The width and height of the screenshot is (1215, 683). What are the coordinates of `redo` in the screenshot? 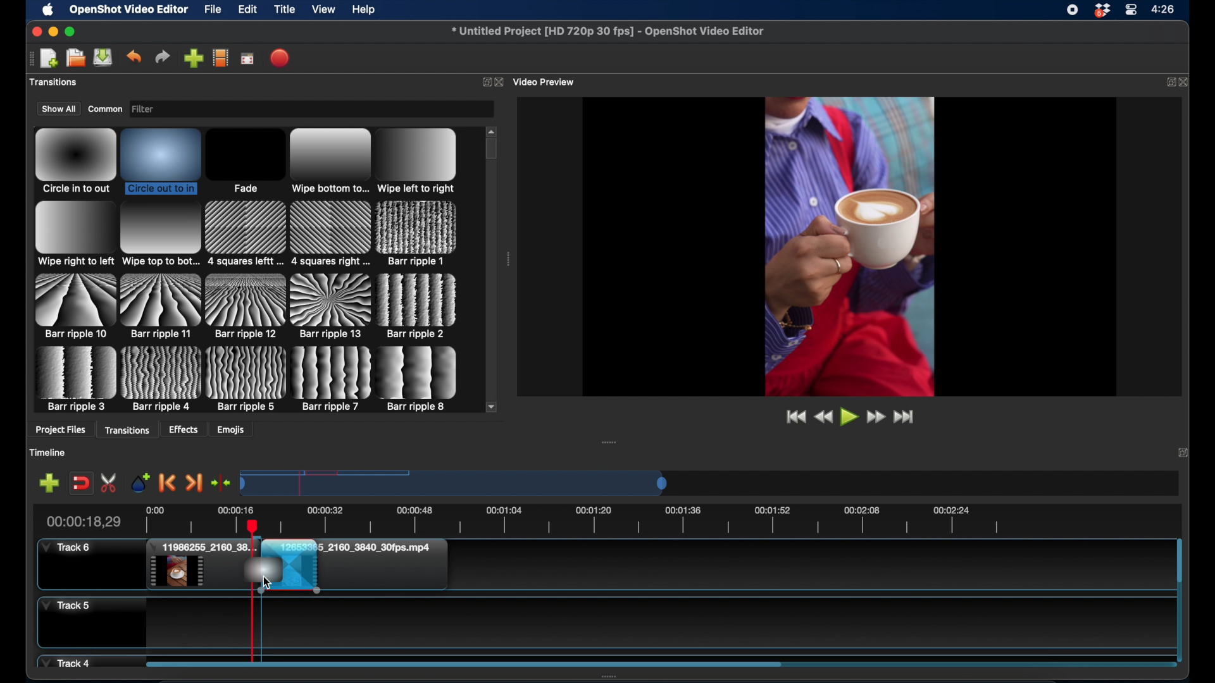 It's located at (163, 57).